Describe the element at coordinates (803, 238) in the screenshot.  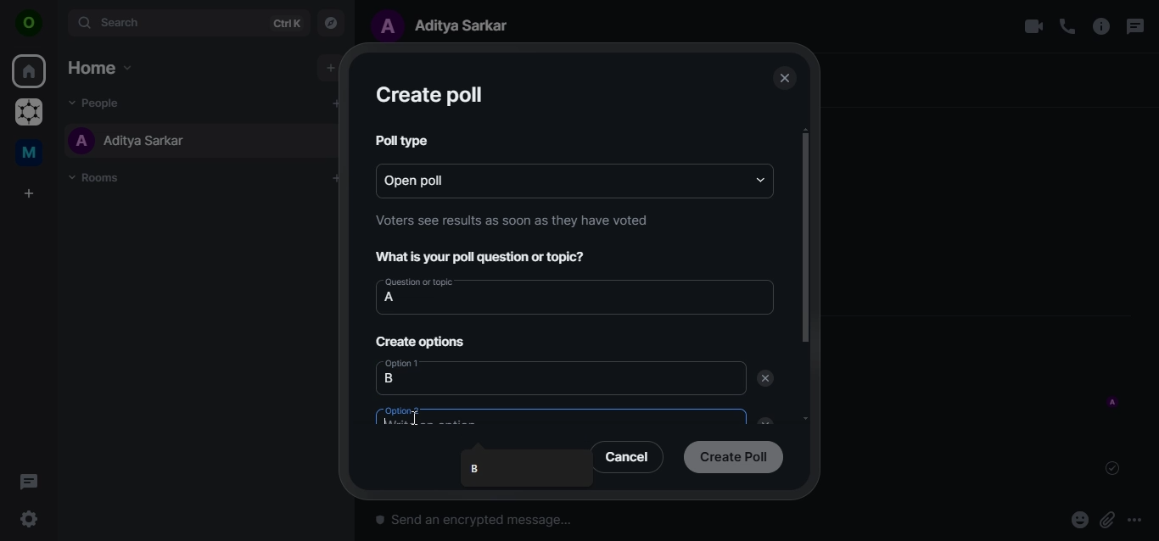
I see `scrollbar` at that location.